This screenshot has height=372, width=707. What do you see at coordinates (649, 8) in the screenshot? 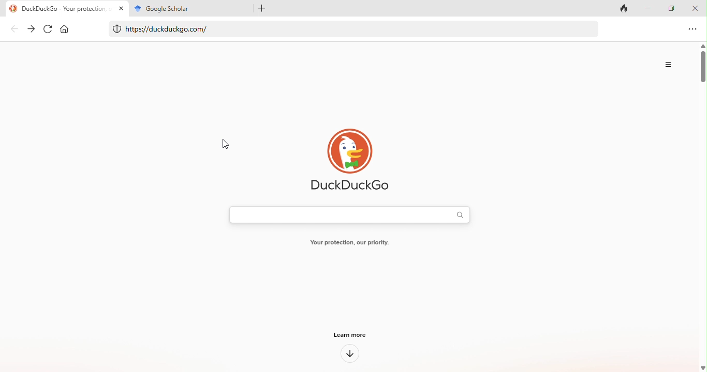
I see `minimize` at bounding box center [649, 8].